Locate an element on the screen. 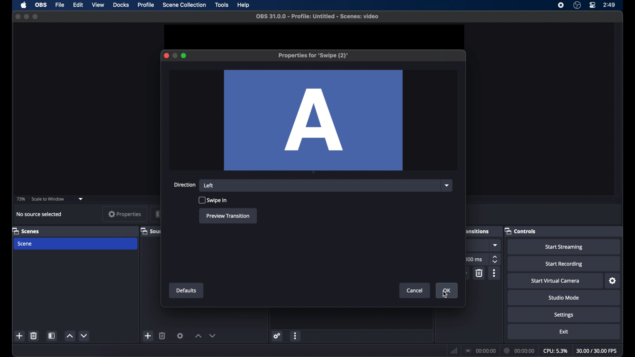  dropdown is located at coordinates (495, 245).